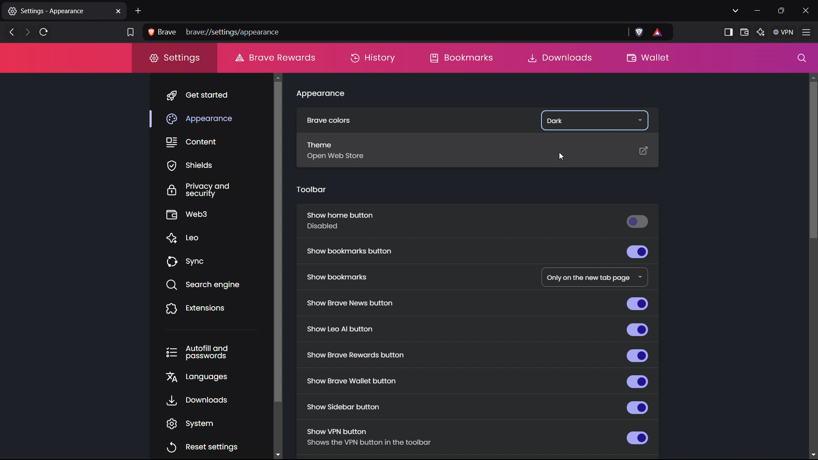 The image size is (818, 460). Describe the element at coordinates (807, 10) in the screenshot. I see `close` at that location.